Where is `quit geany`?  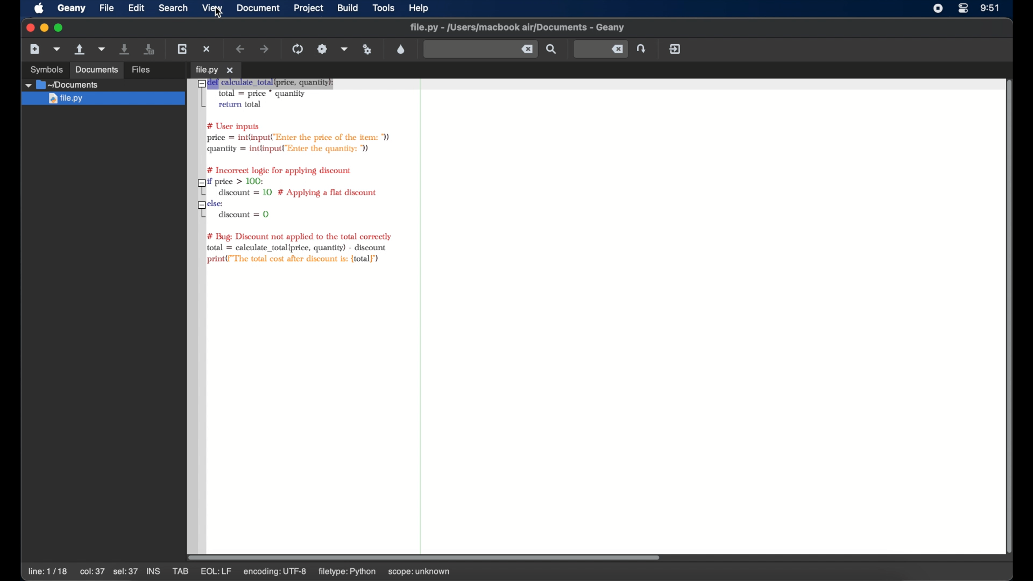 quit geany is located at coordinates (675, 49).